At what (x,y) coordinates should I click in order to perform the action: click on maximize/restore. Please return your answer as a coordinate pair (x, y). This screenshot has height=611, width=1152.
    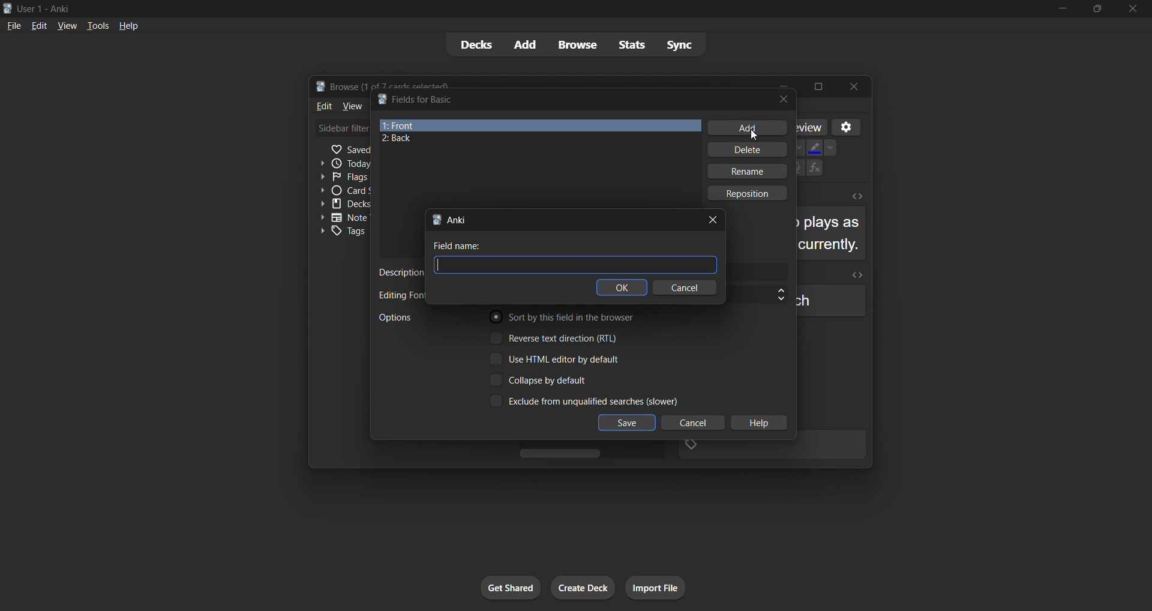
    Looking at the image, I should click on (1096, 10).